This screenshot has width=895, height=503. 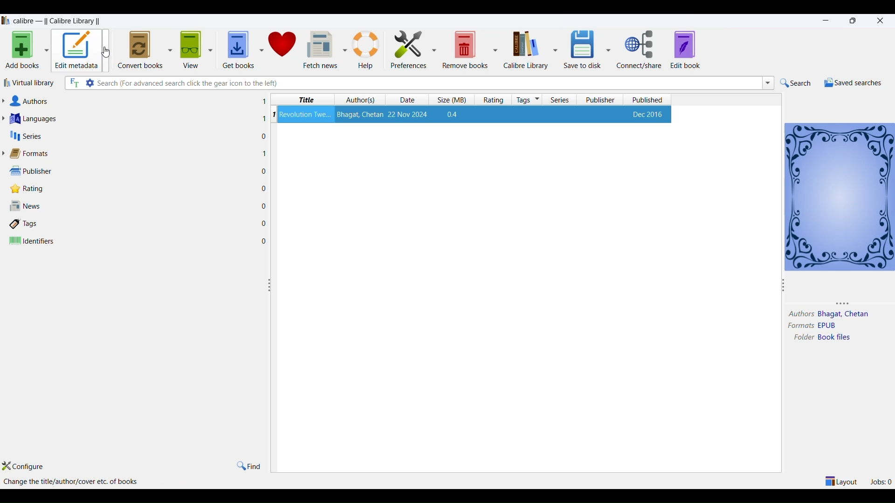 What do you see at coordinates (648, 100) in the screenshot?
I see `published` at bounding box center [648, 100].